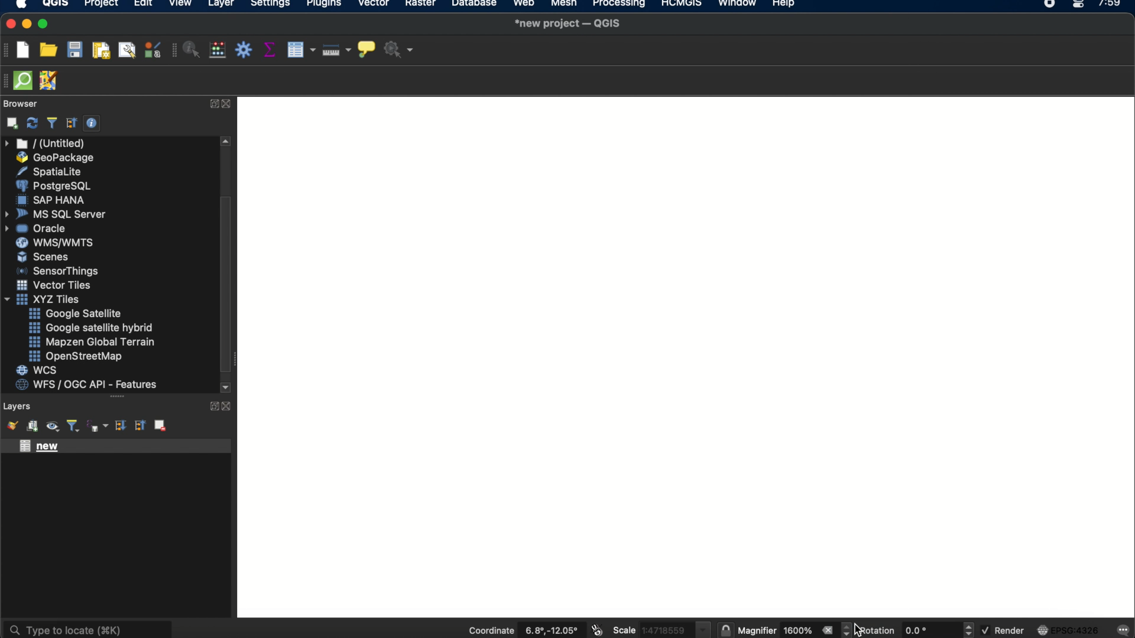  Describe the element at coordinates (1003, 629) in the screenshot. I see `render` at that location.